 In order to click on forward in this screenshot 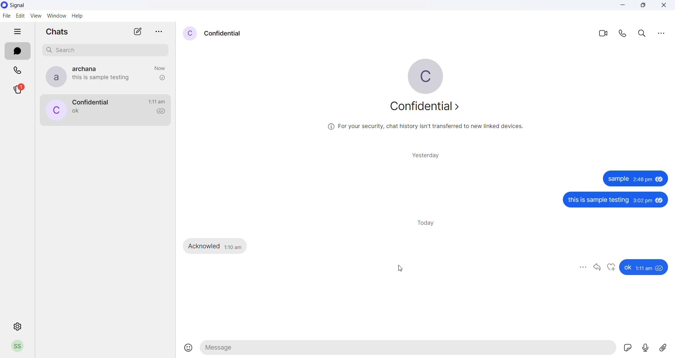, I will do `click(597, 268)`.